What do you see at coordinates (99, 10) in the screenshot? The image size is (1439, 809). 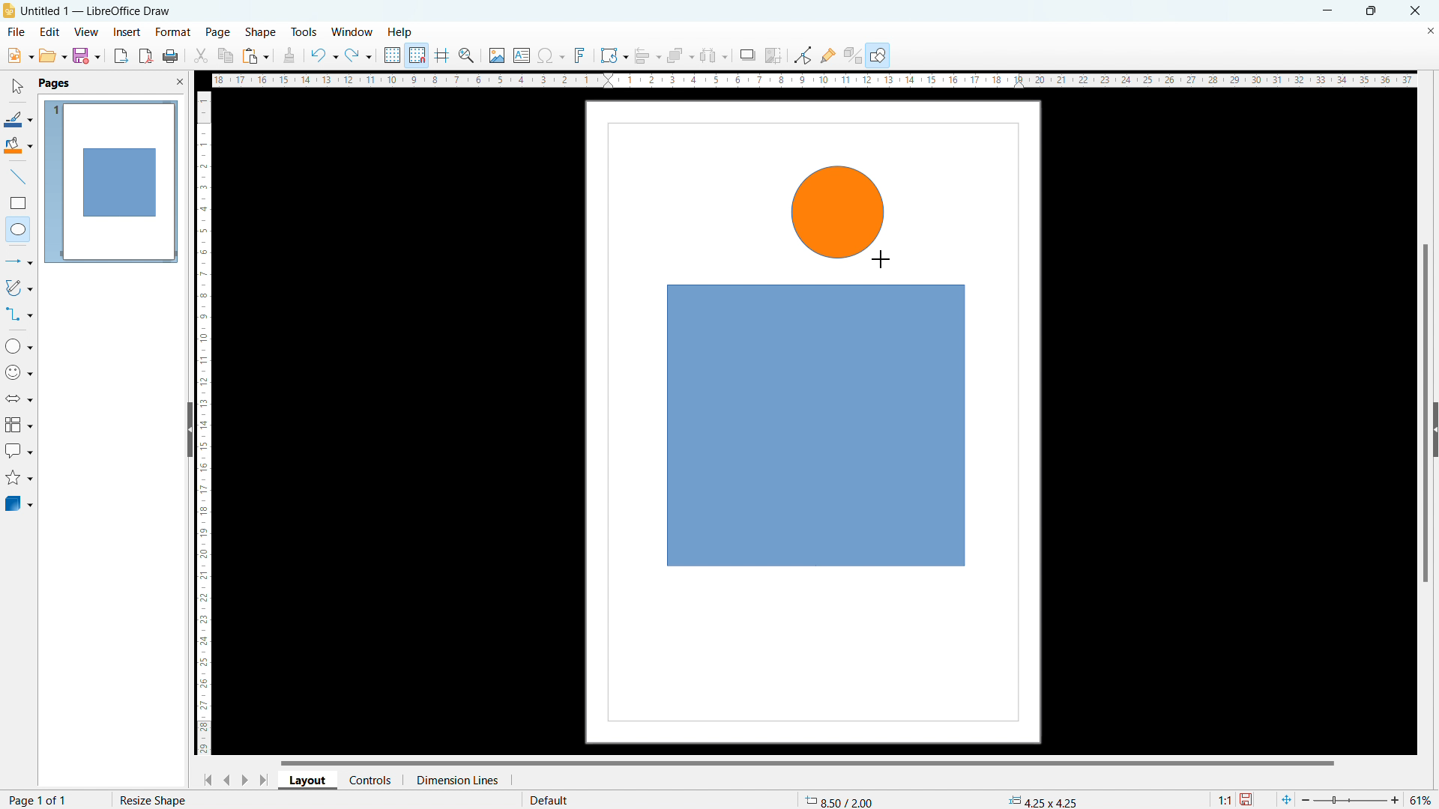 I see `document title` at bounding box center [99, 10].